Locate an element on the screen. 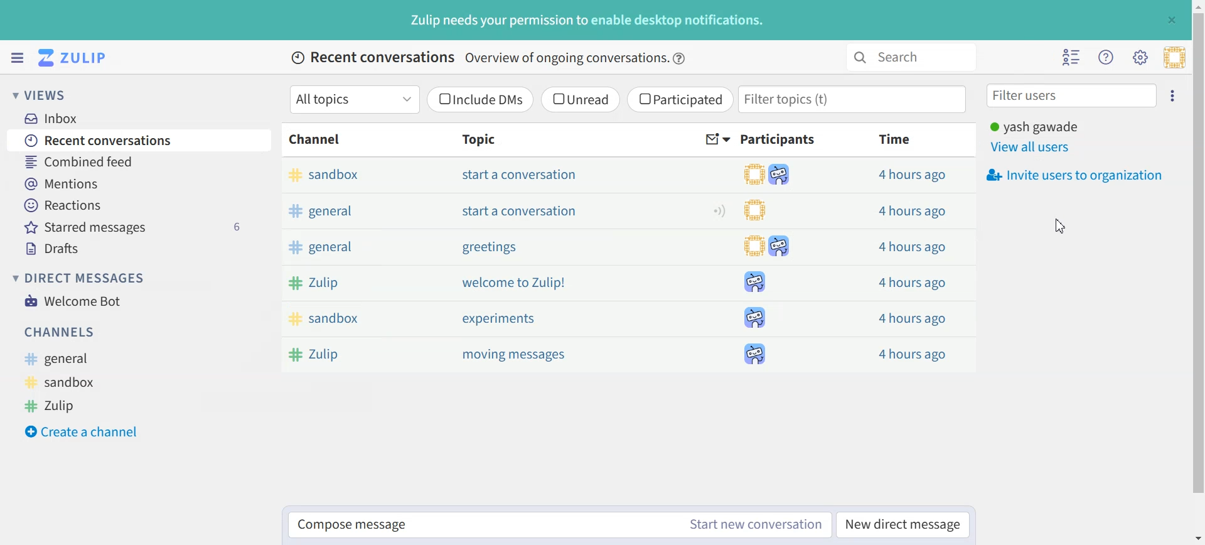 The image size is (1205, 545). Start a conversation is located at coordinates (521, 210).